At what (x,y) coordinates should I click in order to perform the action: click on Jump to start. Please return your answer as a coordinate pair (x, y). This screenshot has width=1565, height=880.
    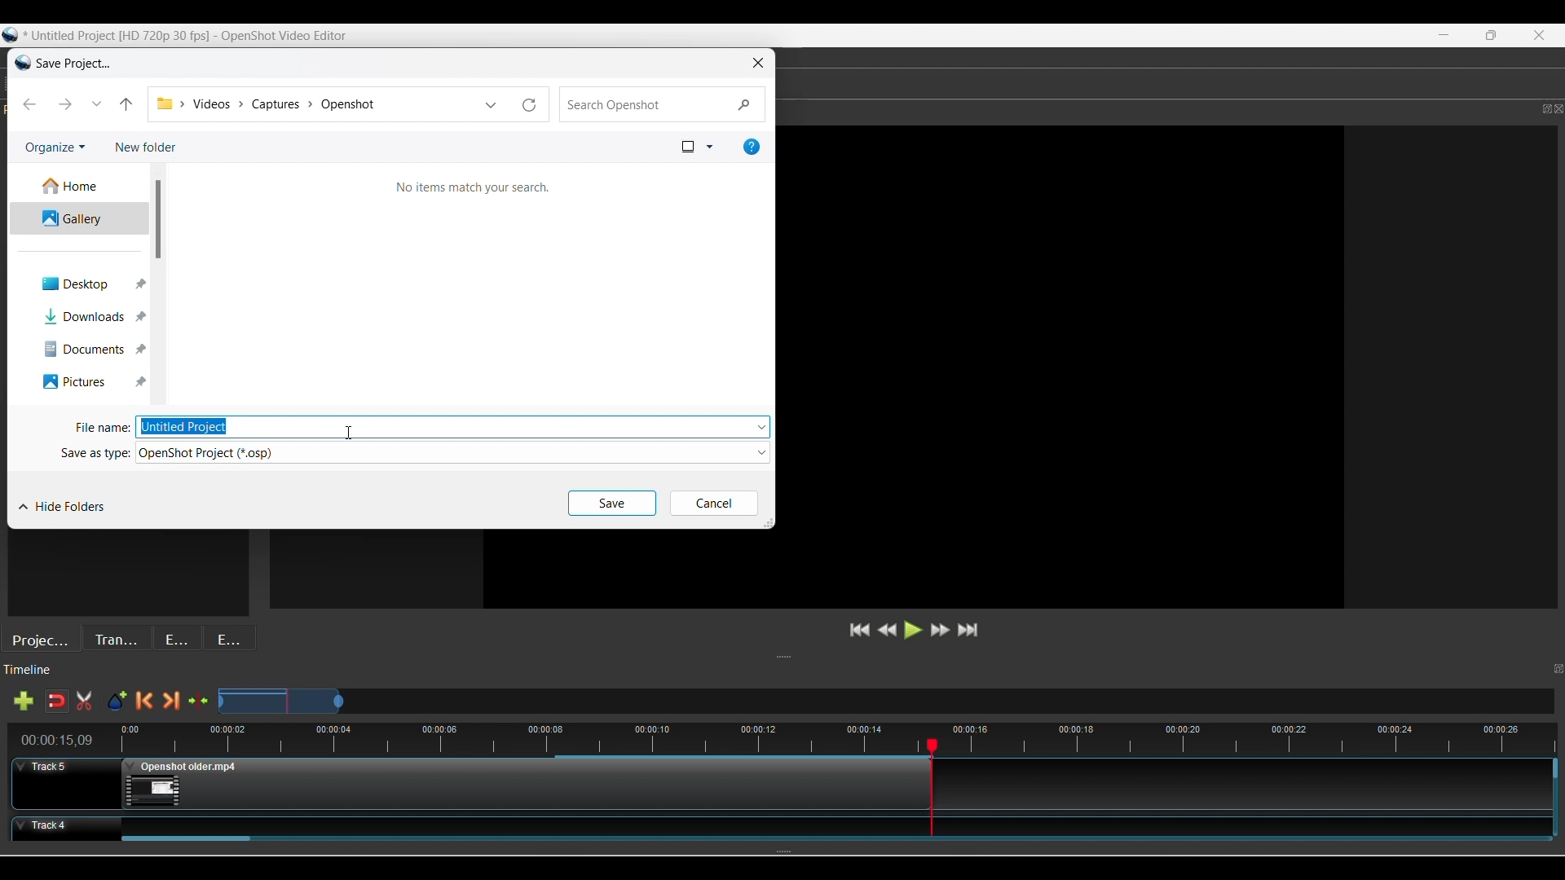
    Looking at the image, I should click on (860, 630).